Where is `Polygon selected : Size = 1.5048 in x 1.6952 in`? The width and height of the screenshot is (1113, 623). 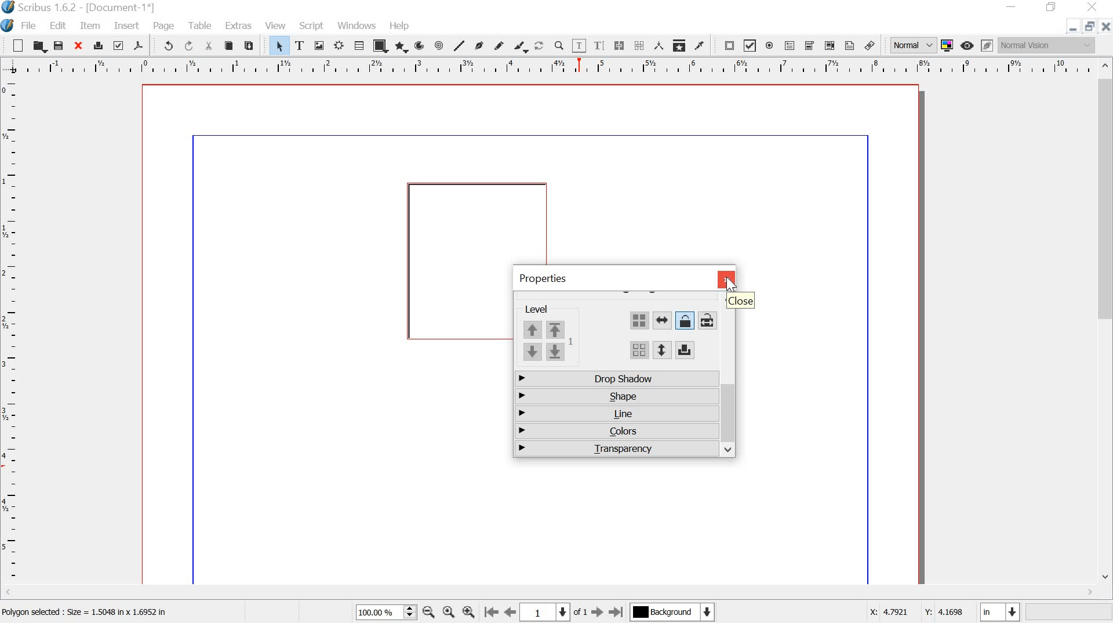
Polygon selected : Size = 1.5048 in x 1.6952 in is located at coordinates (88, 614).